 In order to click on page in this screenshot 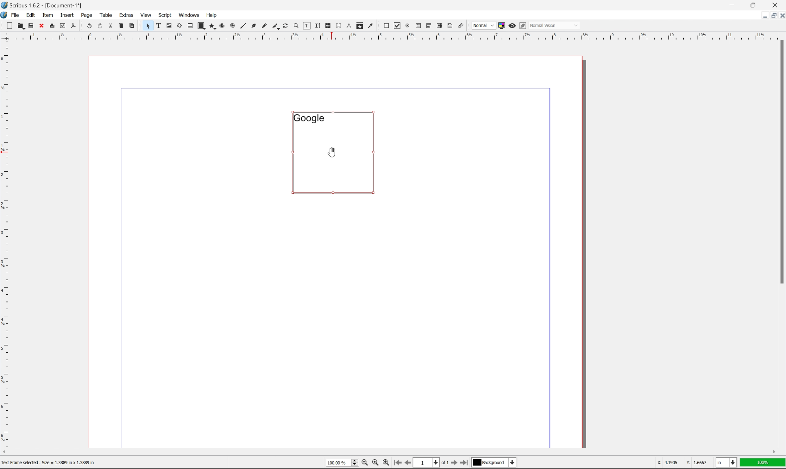, I will do `click(87, 15)`.